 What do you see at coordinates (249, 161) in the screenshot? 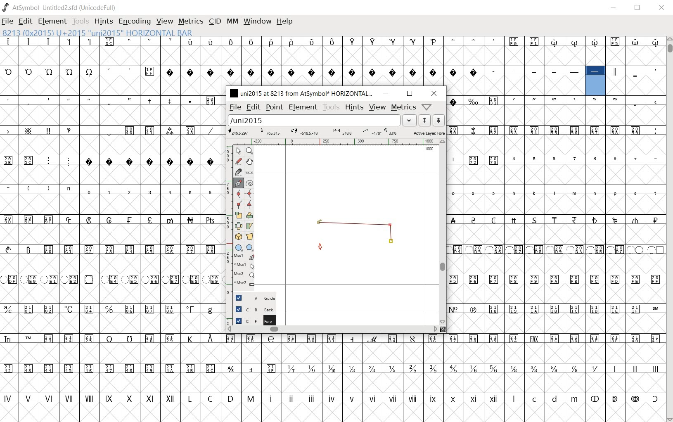
I see `scroll by hand` at bounding box center [249, 161].